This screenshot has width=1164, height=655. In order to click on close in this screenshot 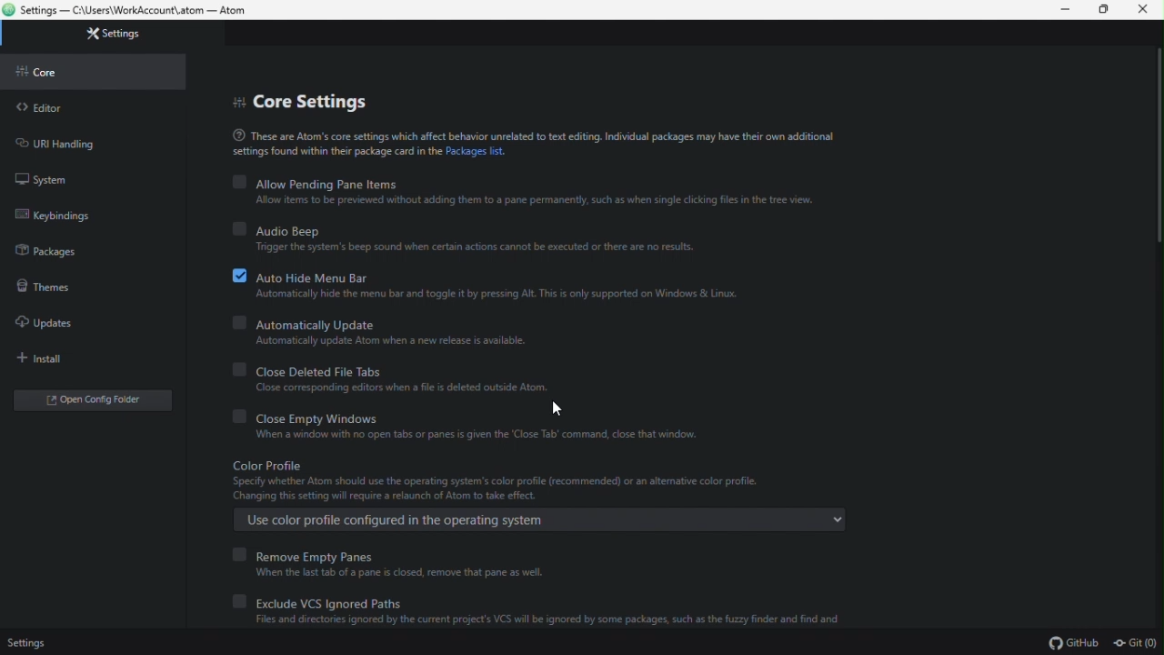, I will do `click(1144, 10)`.